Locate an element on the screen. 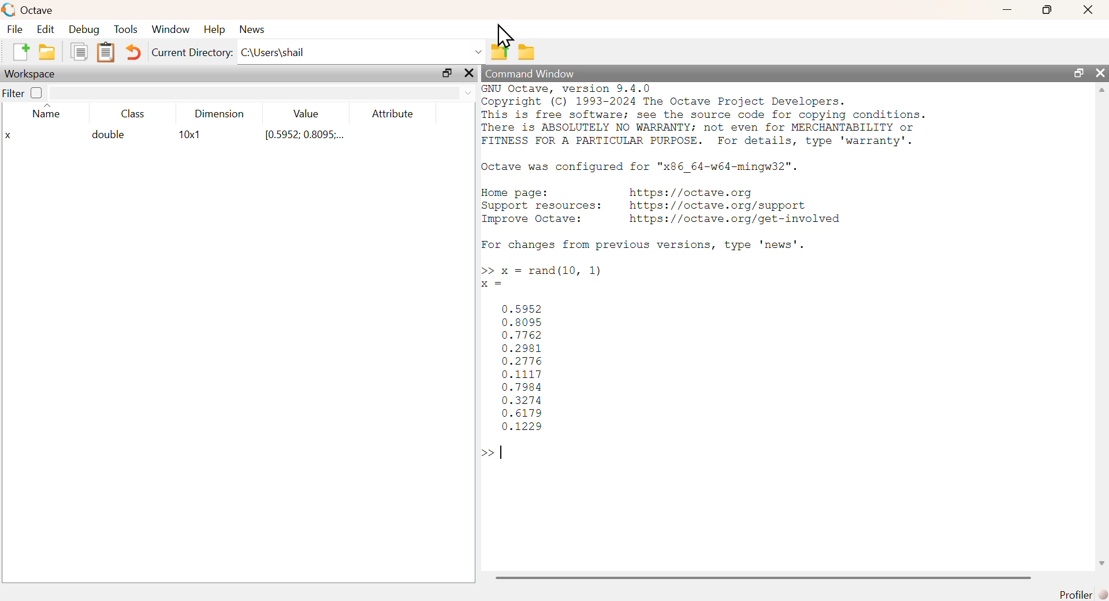 This screenshot has height=601, width=1109. profiler is located at coordinates (1081, 595).